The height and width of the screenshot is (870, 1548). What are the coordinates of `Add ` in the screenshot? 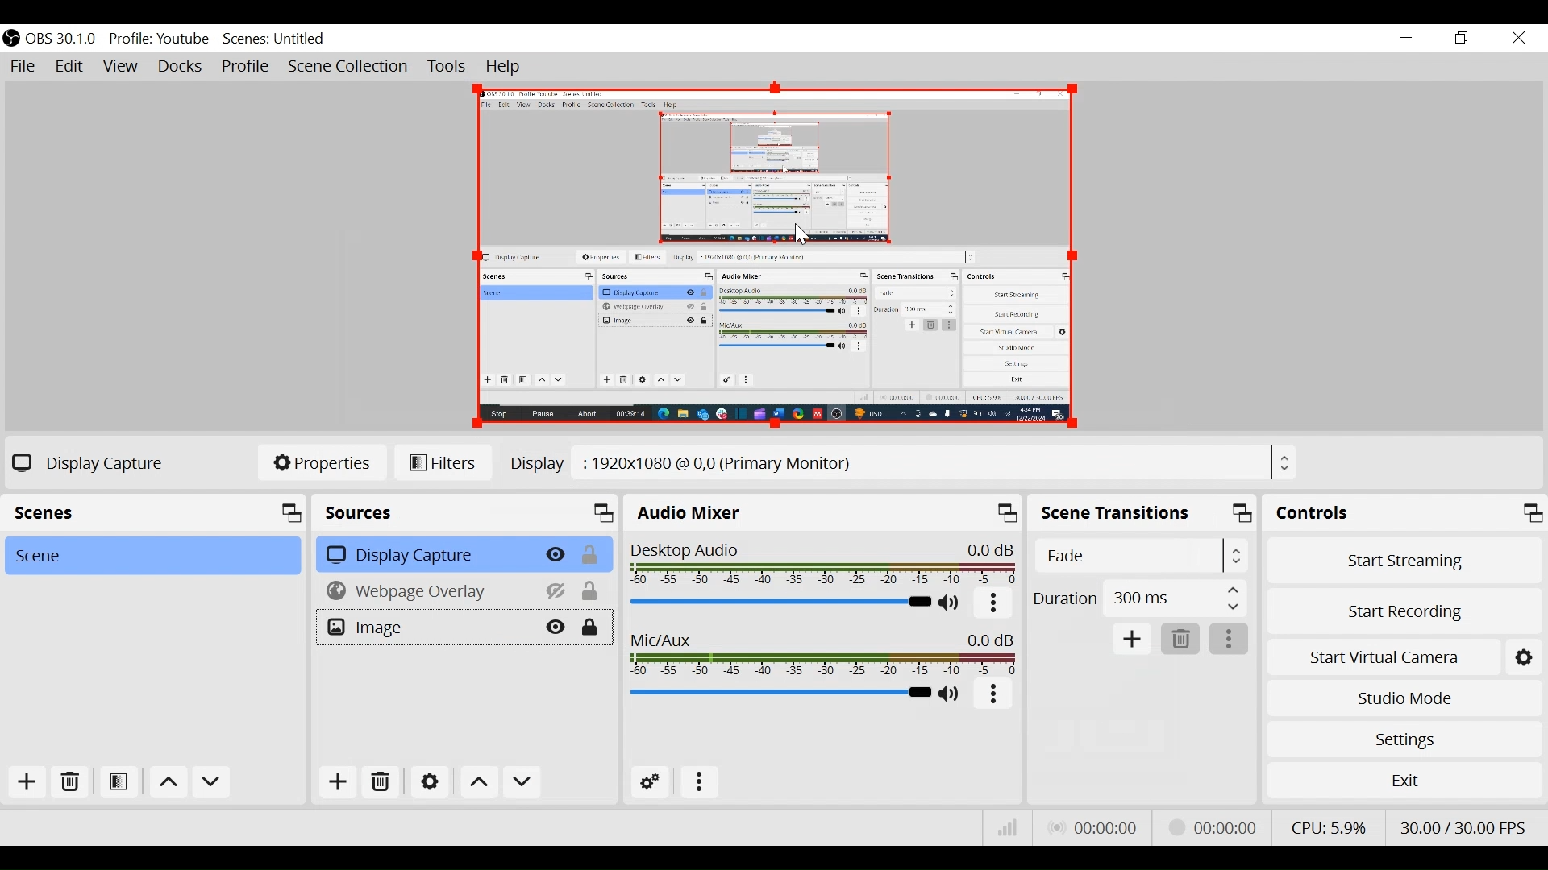 It's located at (1133, 640).